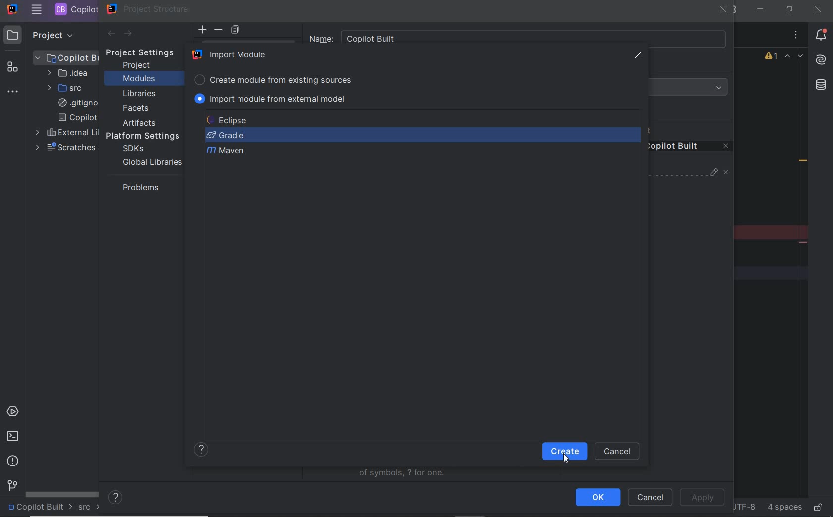 The width and height of the screenshot is (833, 517). I want to click on file encoding, so click(743, 506).